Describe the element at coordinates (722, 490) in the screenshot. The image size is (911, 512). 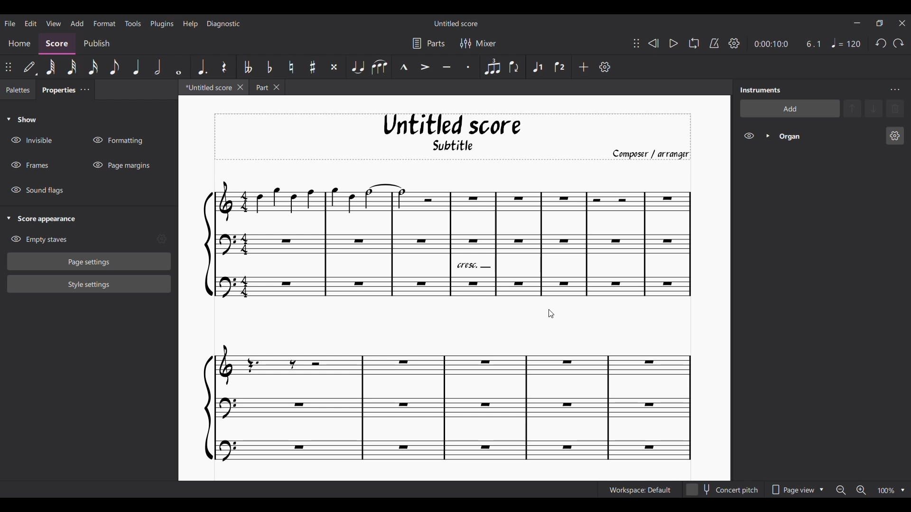
I see `Toggle for Concert pitch` at that location.